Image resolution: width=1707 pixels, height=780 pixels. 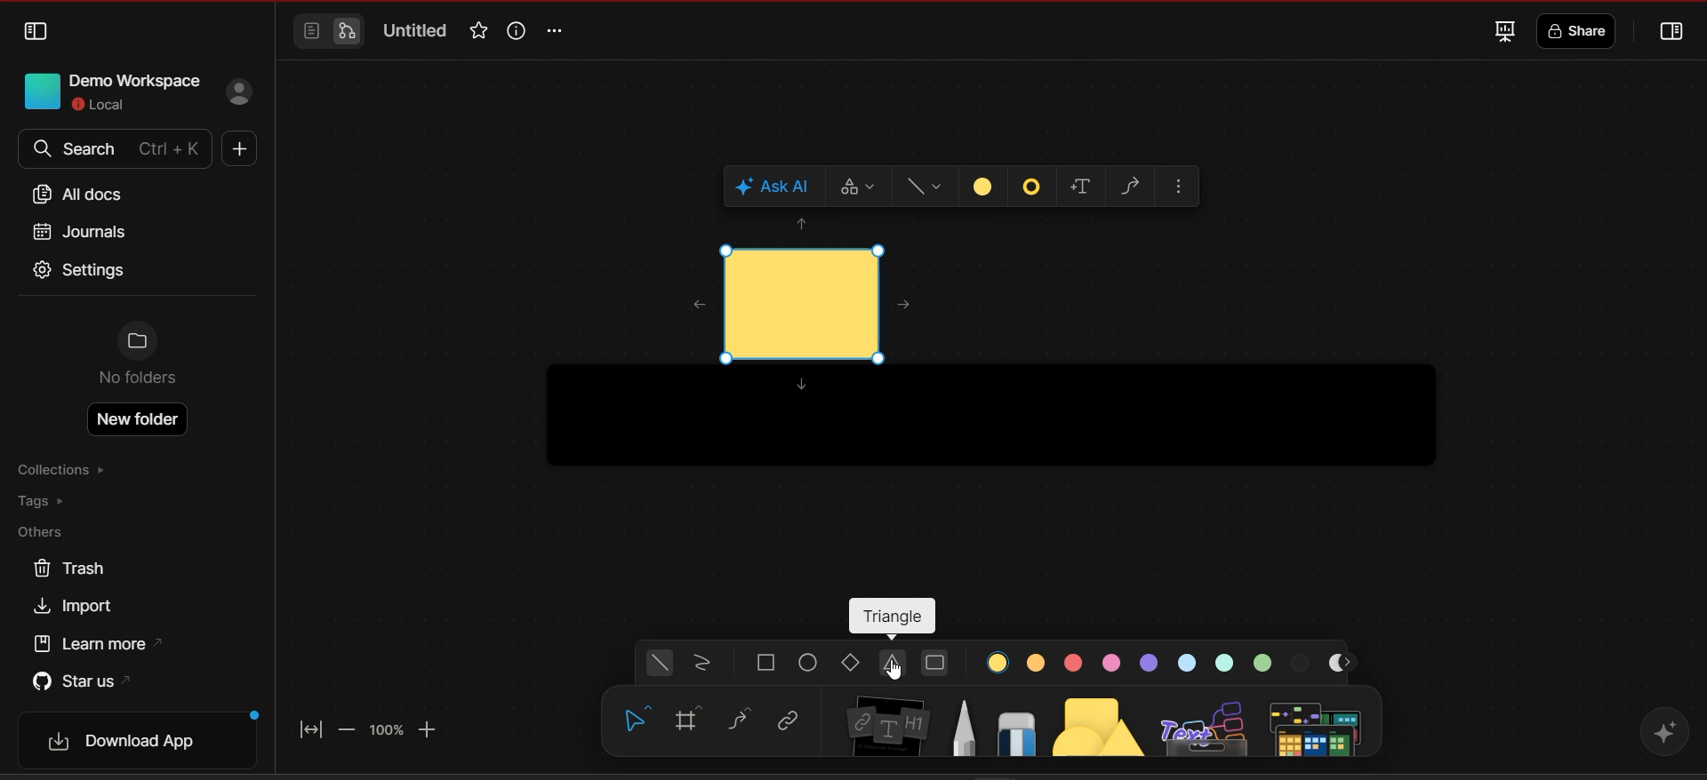 I want to click on color 6, so click(x=1190, y=662).